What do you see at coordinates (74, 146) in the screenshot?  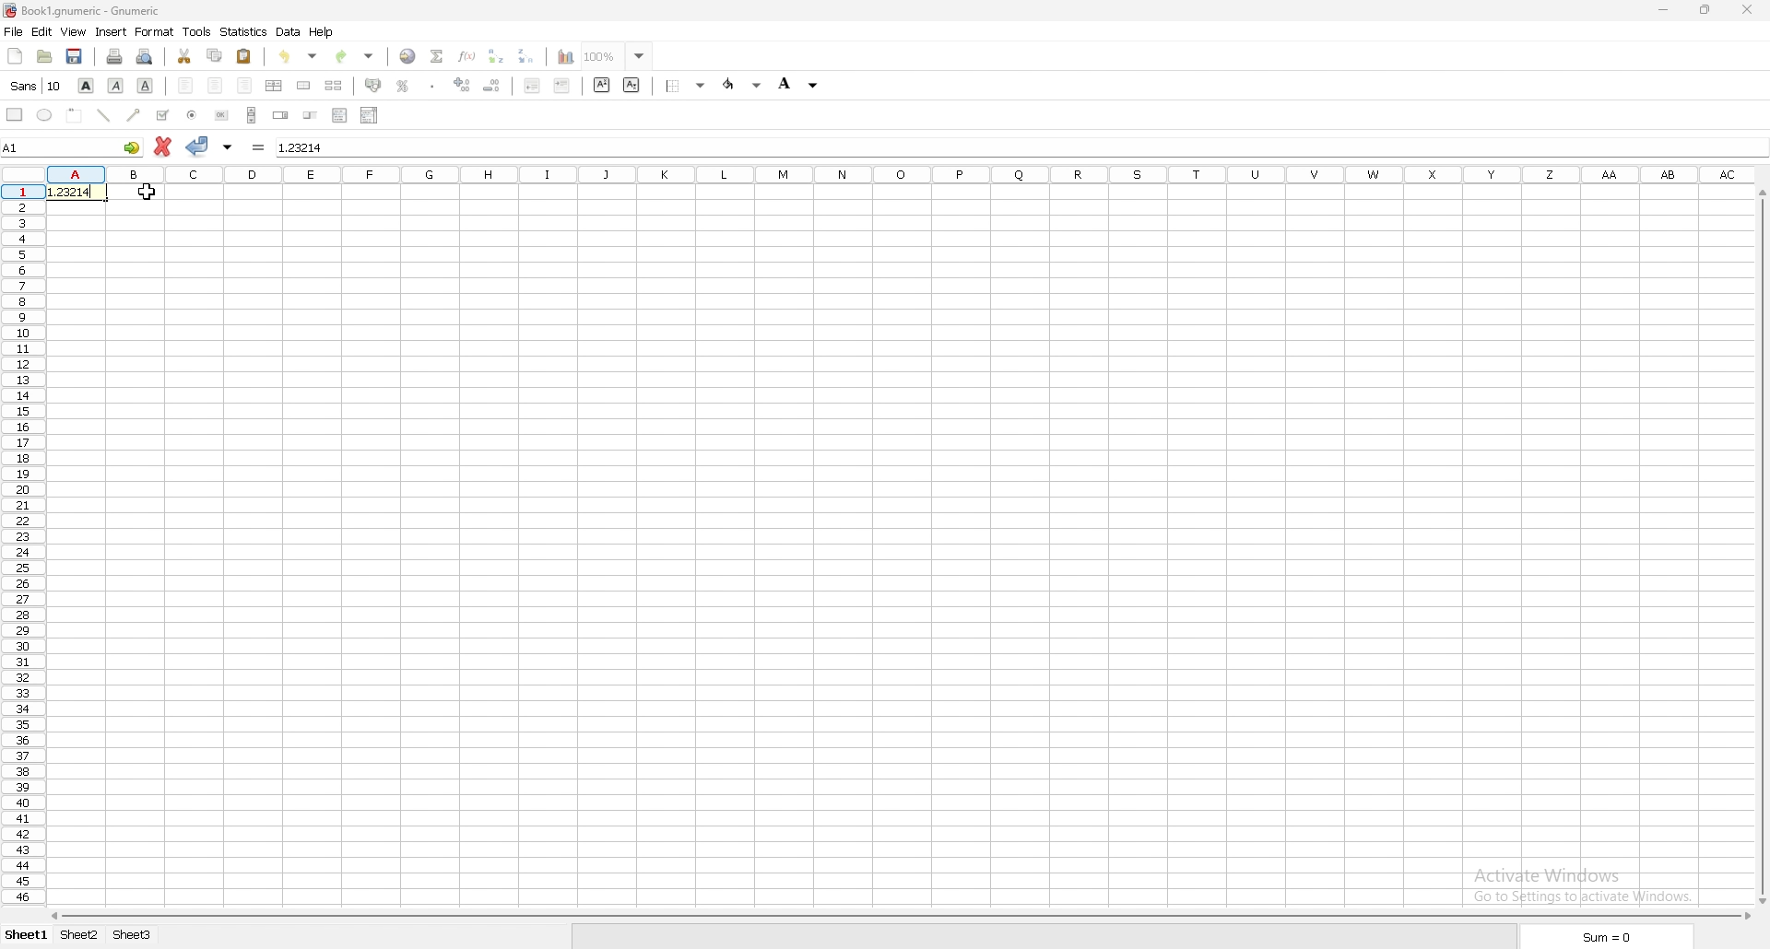 I see `selected cell` at bounding box center [74, 146].